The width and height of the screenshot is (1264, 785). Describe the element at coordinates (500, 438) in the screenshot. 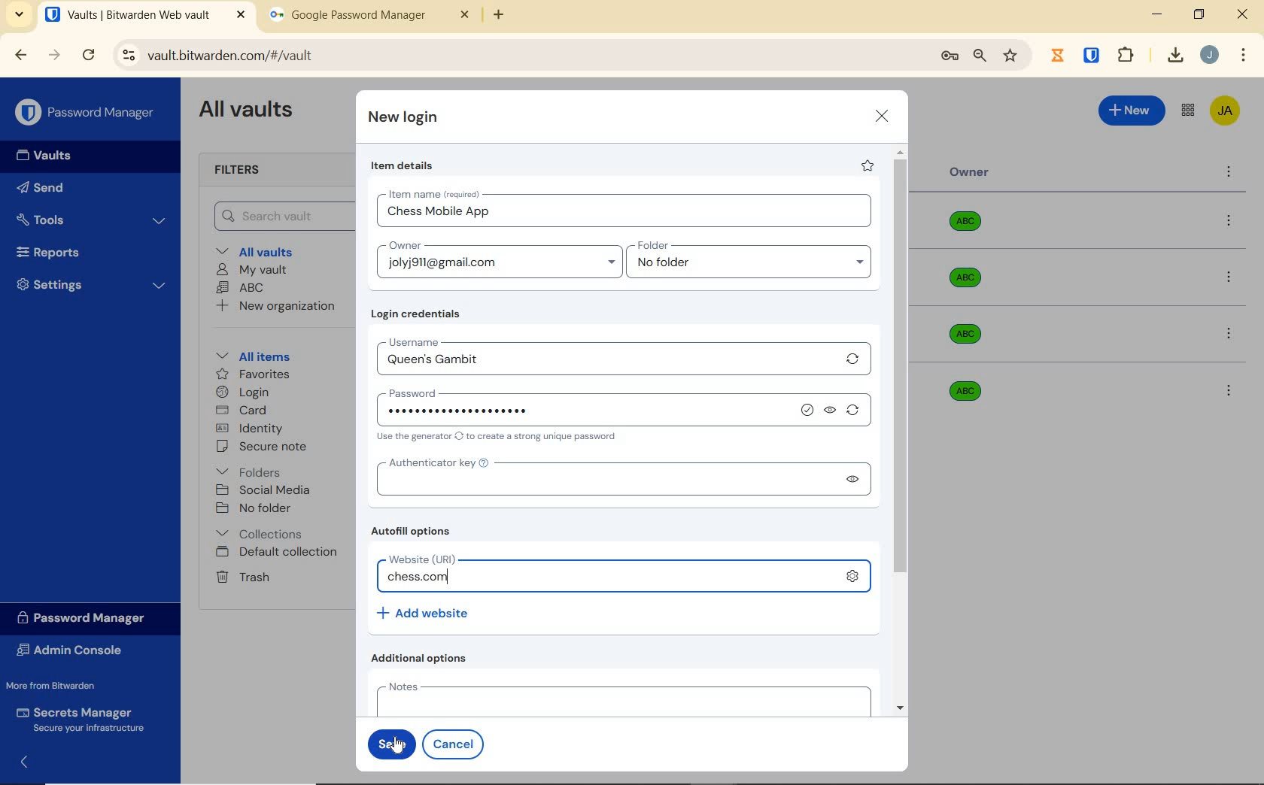

I see `Use the generator O to create a strong unique password` at that location.